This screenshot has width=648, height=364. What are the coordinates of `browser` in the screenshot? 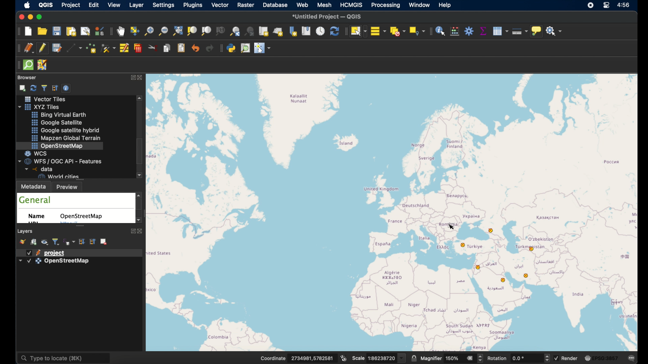 It's located at (27, 78).